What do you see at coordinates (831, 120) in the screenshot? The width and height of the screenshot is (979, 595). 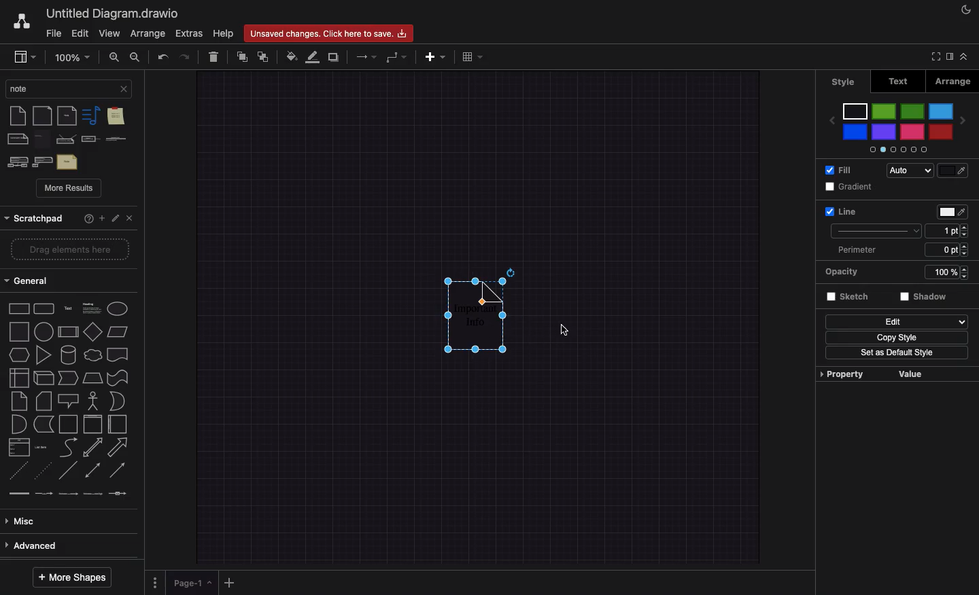 I see `preview` at bounding box center [831, 120].